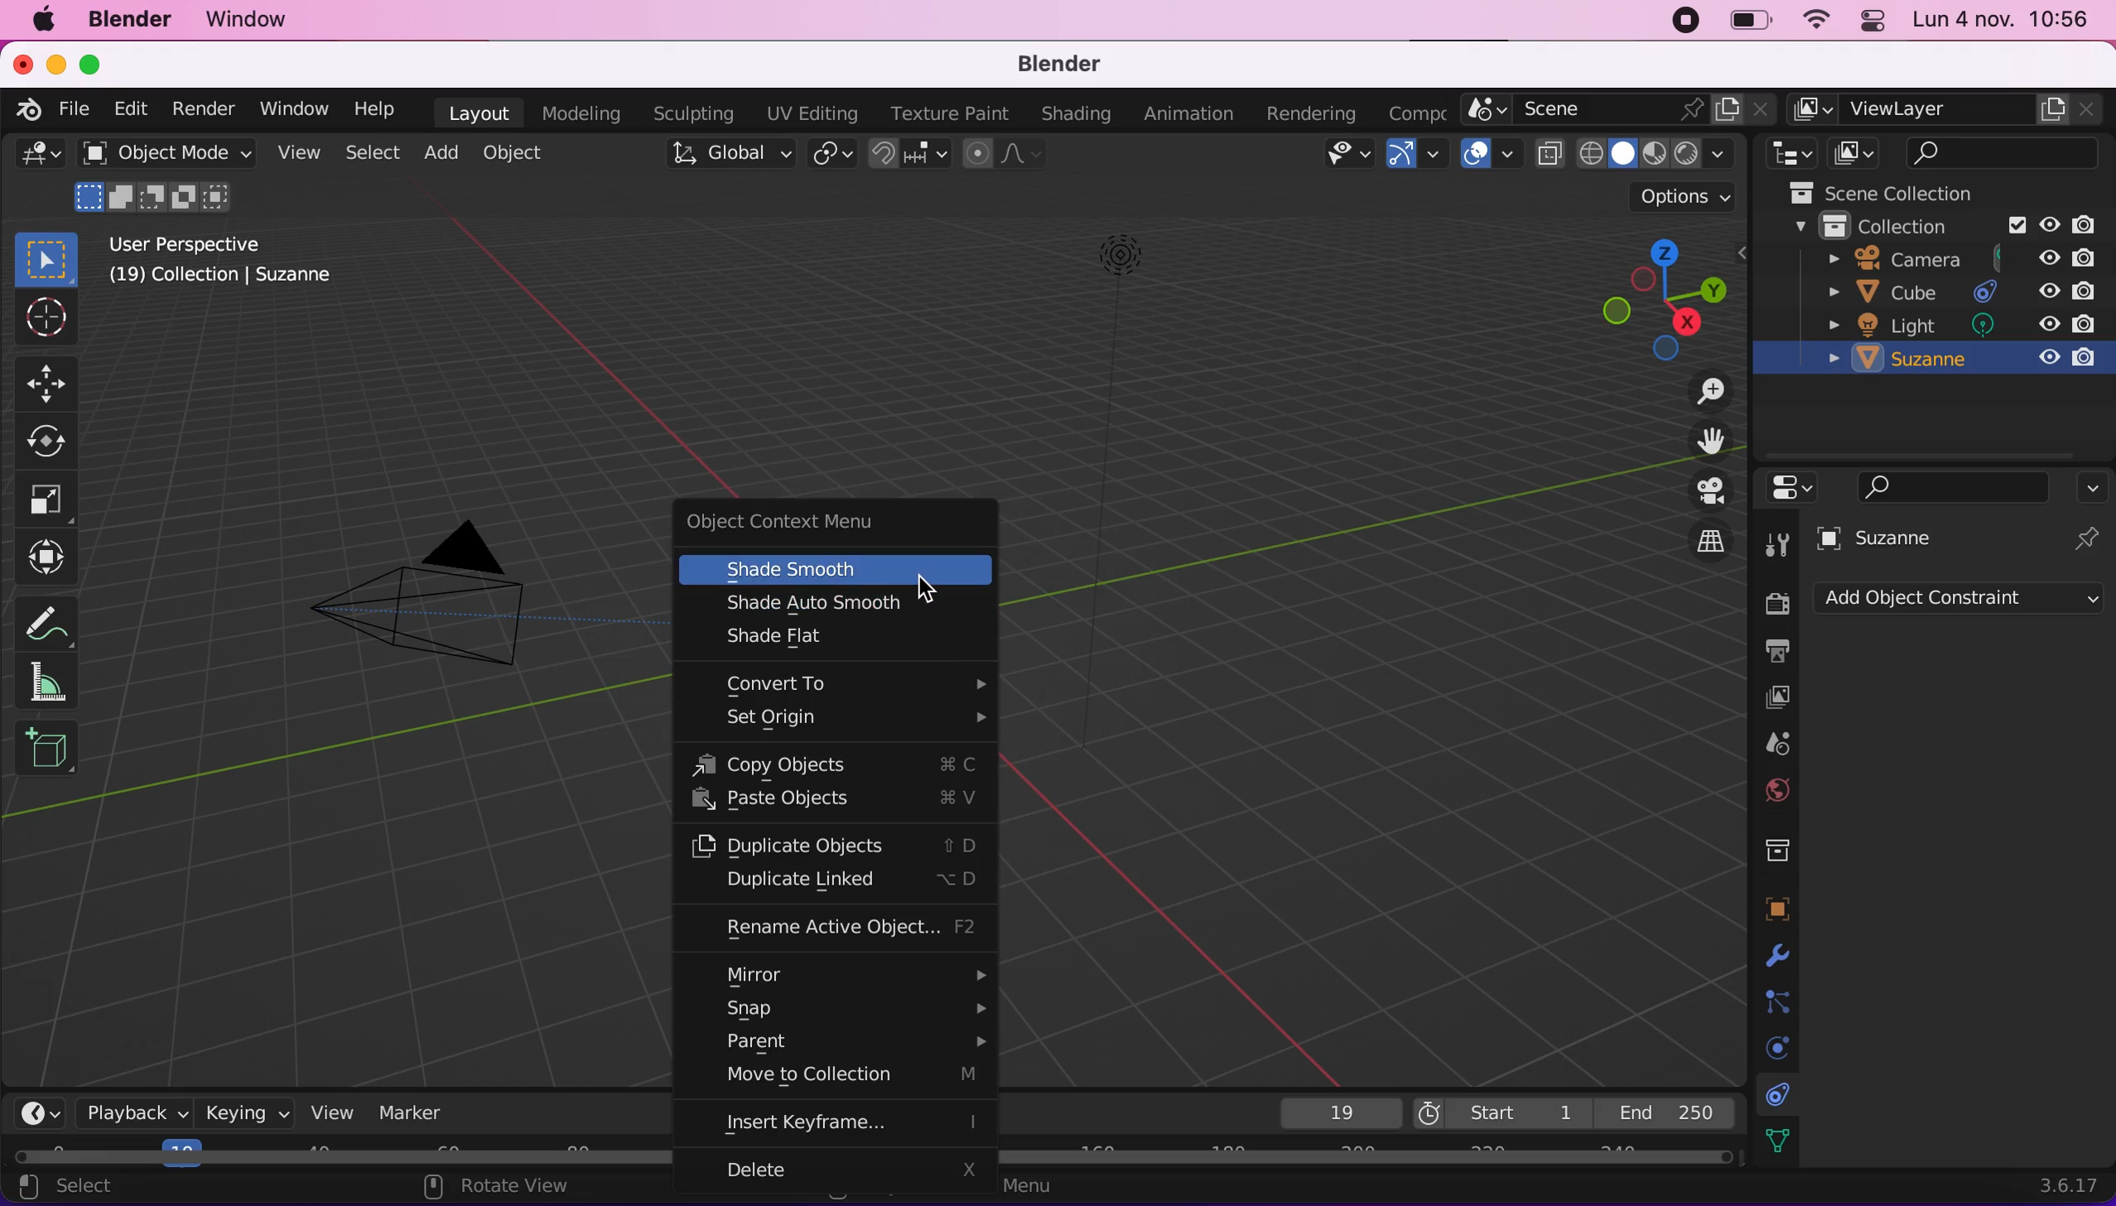 The image size is (2116, 1206). What do you see at coordinates (1810, 109) in the screenshot?
I see `active workspace` at bounding box center [1810, 109].